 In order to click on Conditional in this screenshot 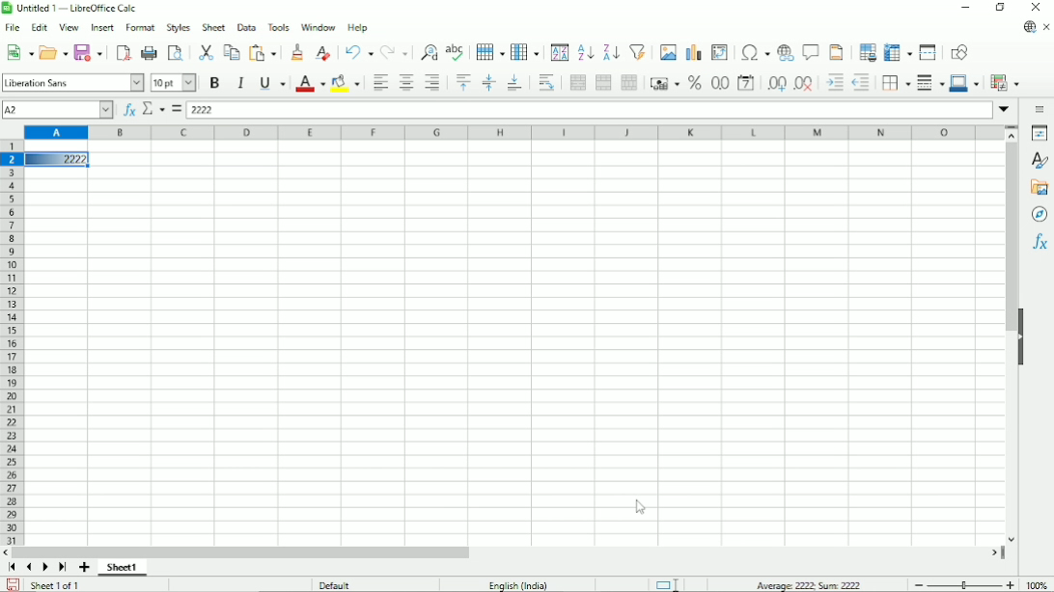, I will do `click(1004, 83)`.